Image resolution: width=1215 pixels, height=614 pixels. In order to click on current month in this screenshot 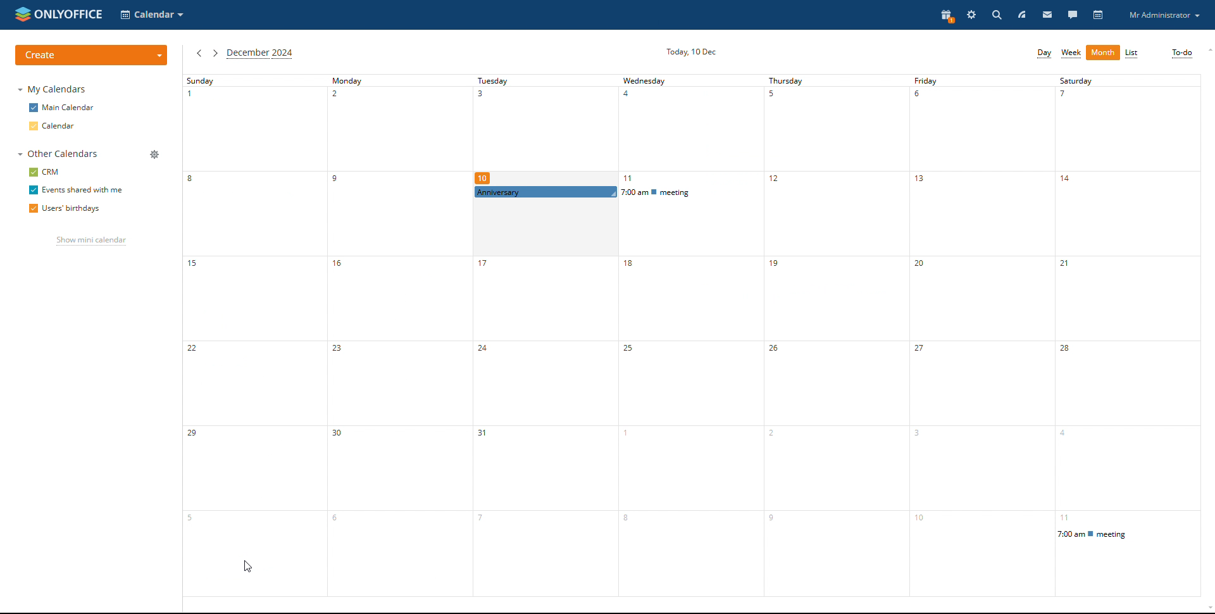, I will do `click(261, 54)`.